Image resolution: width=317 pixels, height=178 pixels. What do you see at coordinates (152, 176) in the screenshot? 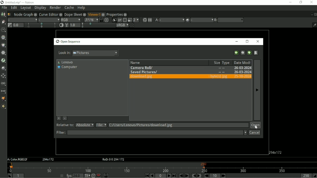
I see `Play backward` at bounding box center [152, 176].